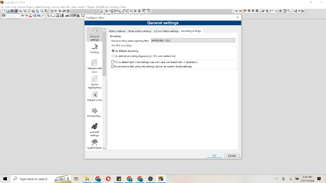  I want to click on Picture, so click(8, 11).